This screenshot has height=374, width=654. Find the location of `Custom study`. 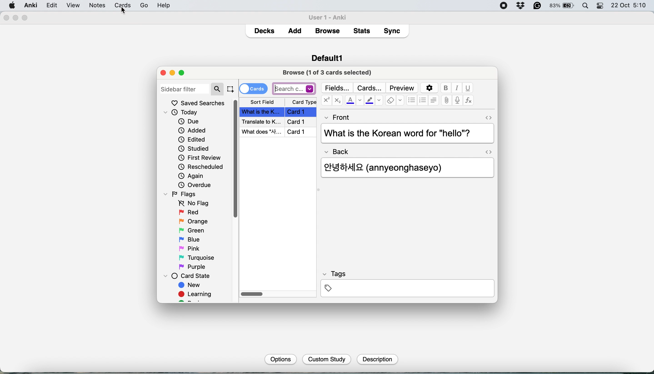

Custom study is located at coordinates (327, 360).